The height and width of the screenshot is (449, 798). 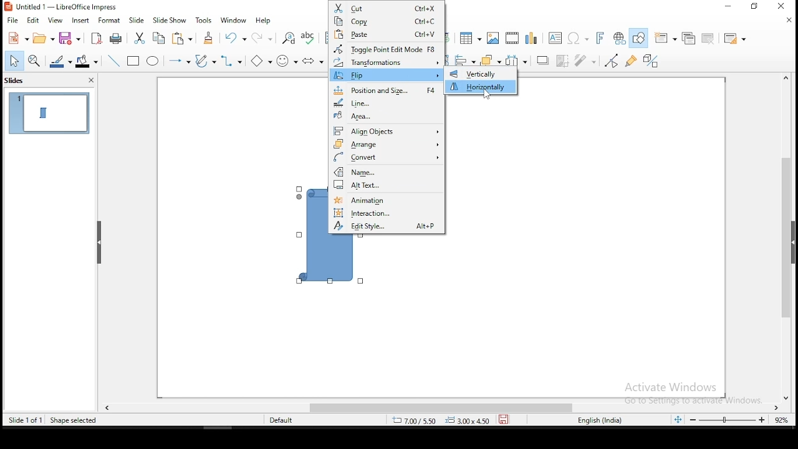 I want to click on shadow, so click(x=541, y=60).